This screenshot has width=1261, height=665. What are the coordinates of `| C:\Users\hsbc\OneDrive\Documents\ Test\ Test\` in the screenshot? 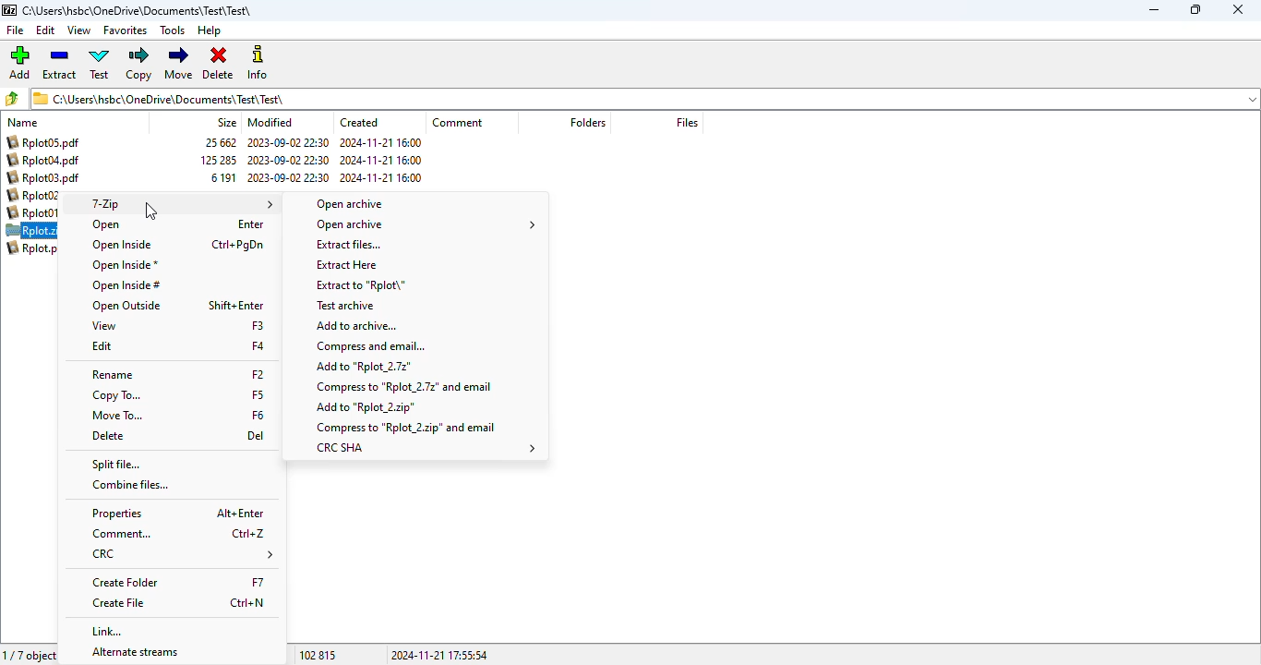 It's located at (163, 98).